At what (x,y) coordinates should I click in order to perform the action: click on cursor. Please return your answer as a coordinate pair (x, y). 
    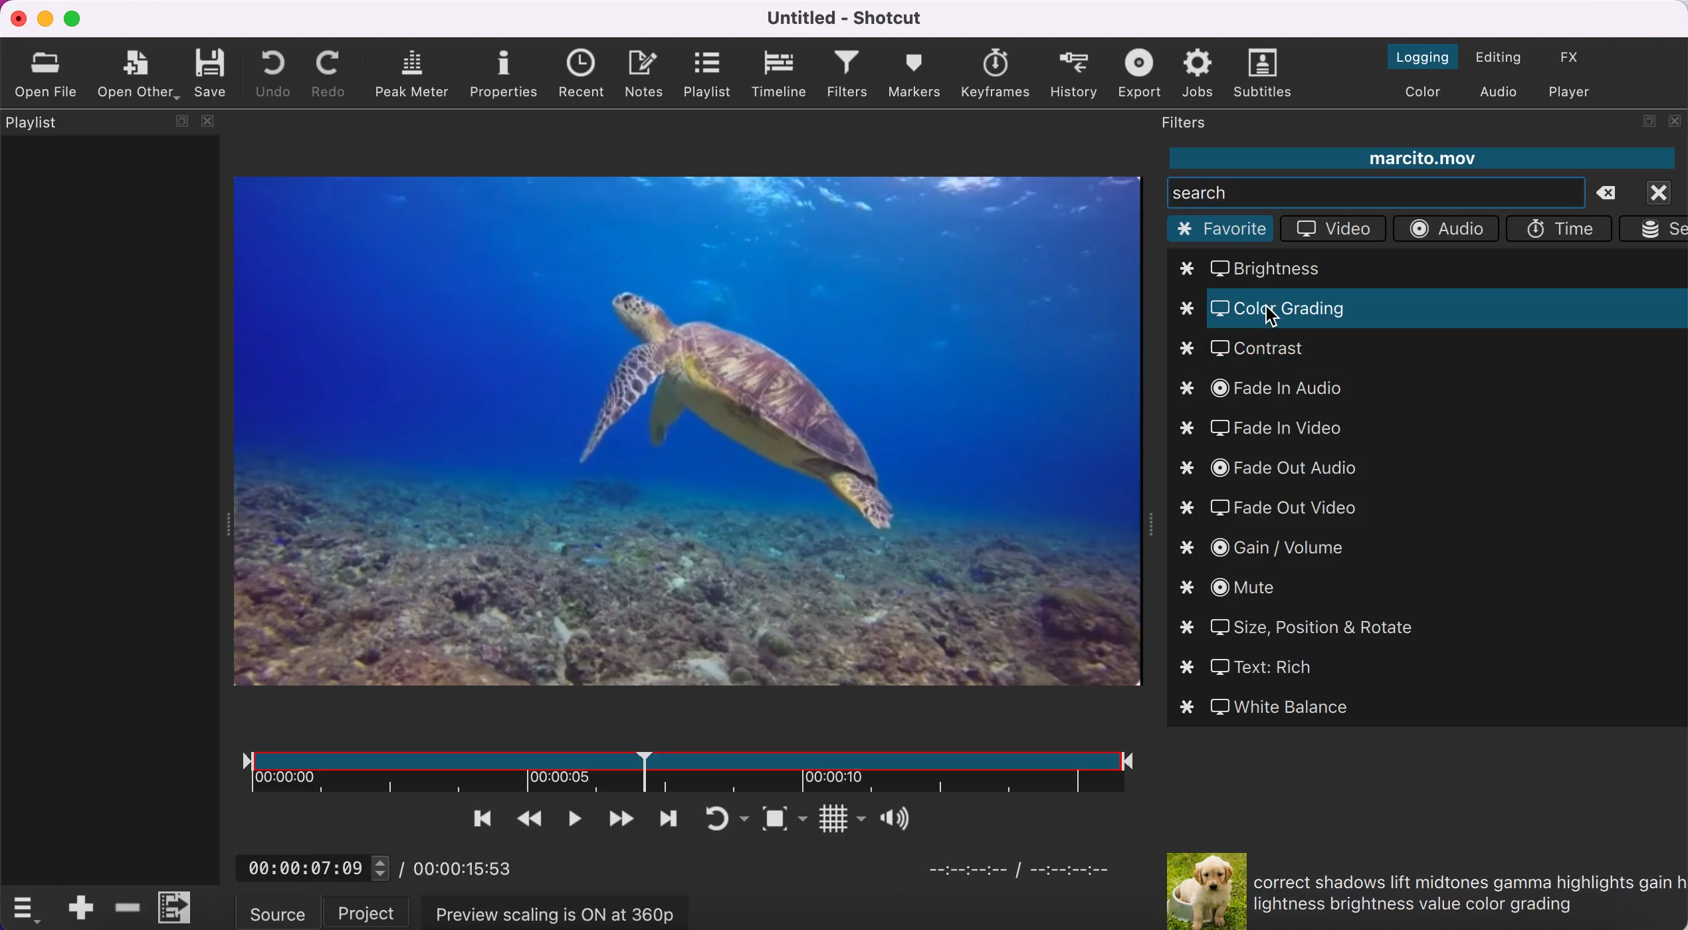
    Looking at the image, I should click on (1277, 319).